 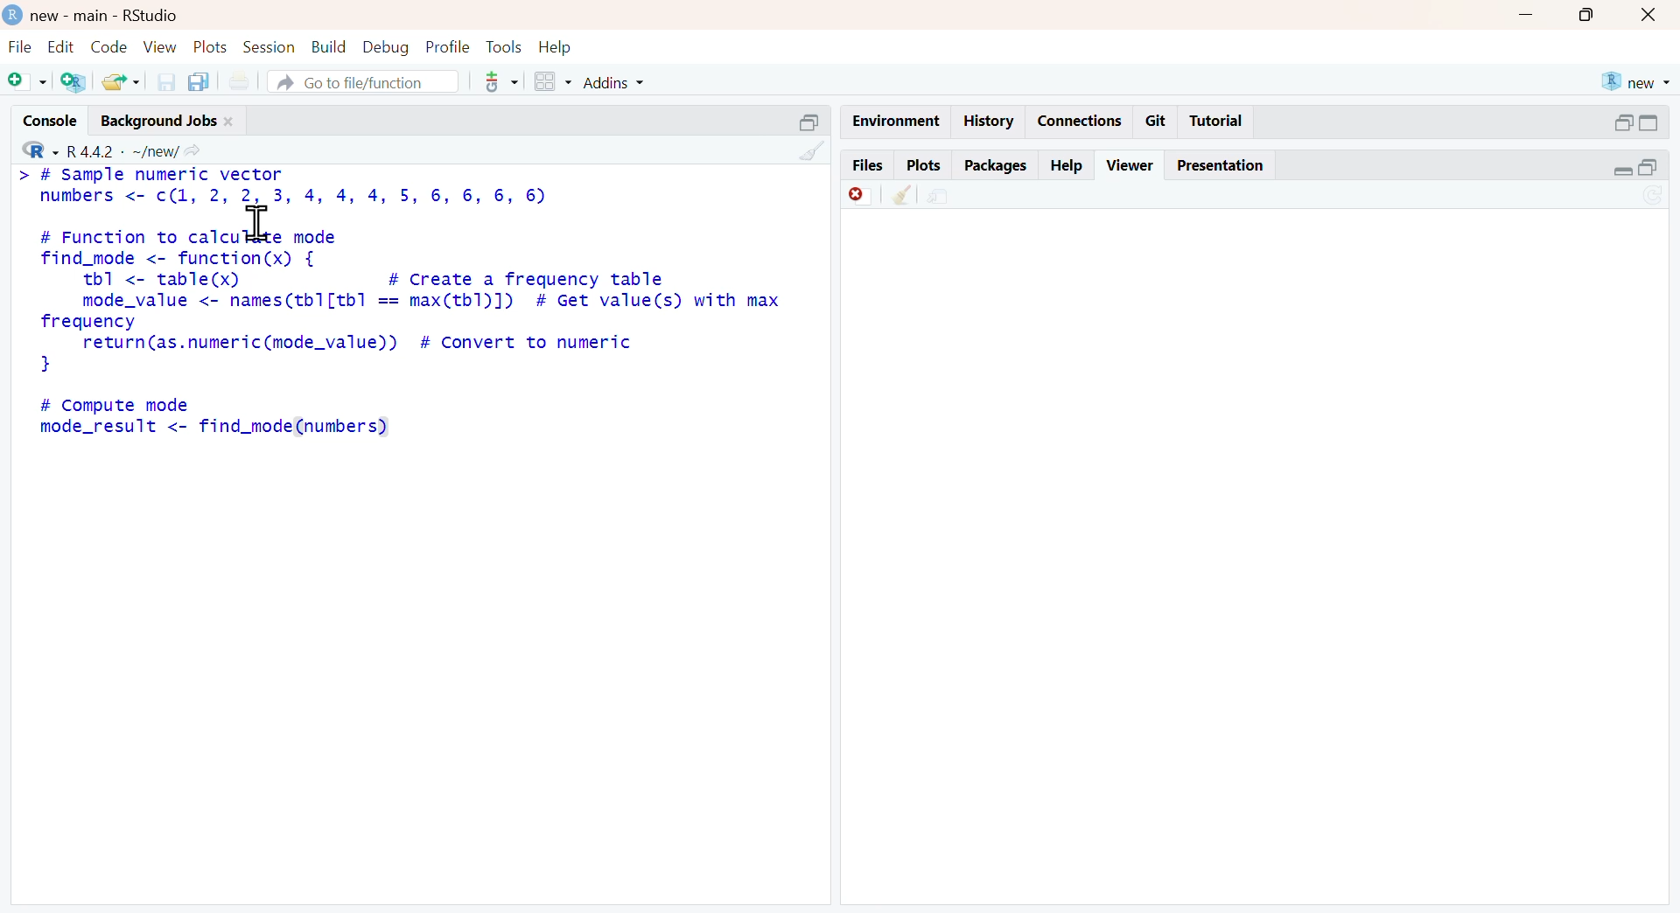 I want to click on close, so click(x=1650, y=14).